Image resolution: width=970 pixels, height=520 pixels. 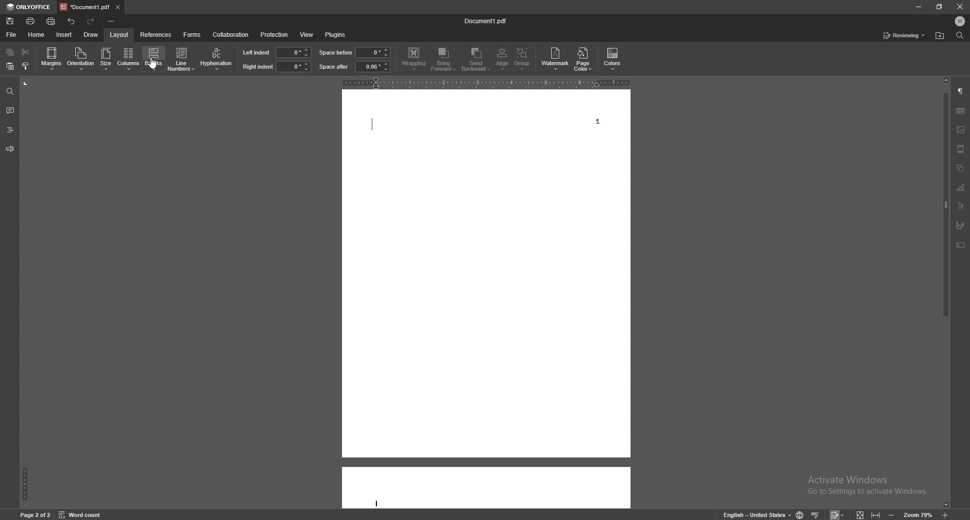 I want to click on locate file, so click(x=940, y=36).